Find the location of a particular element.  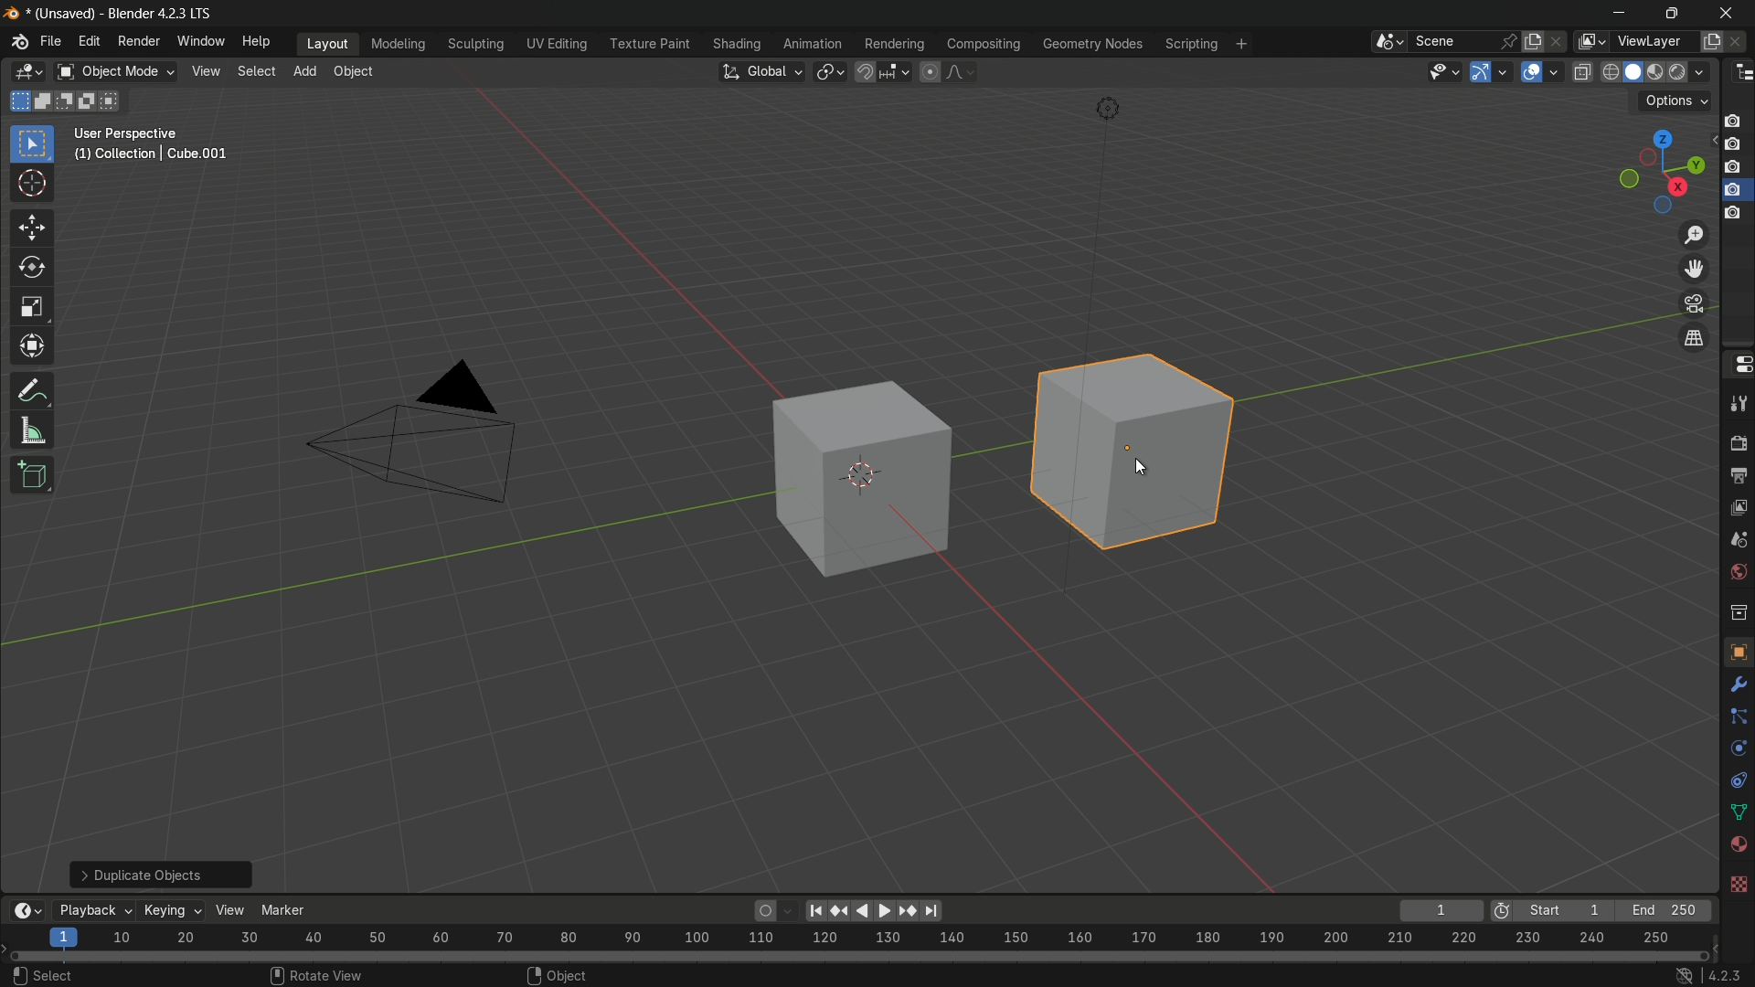

options menu is located at coordinates (1674, 101).